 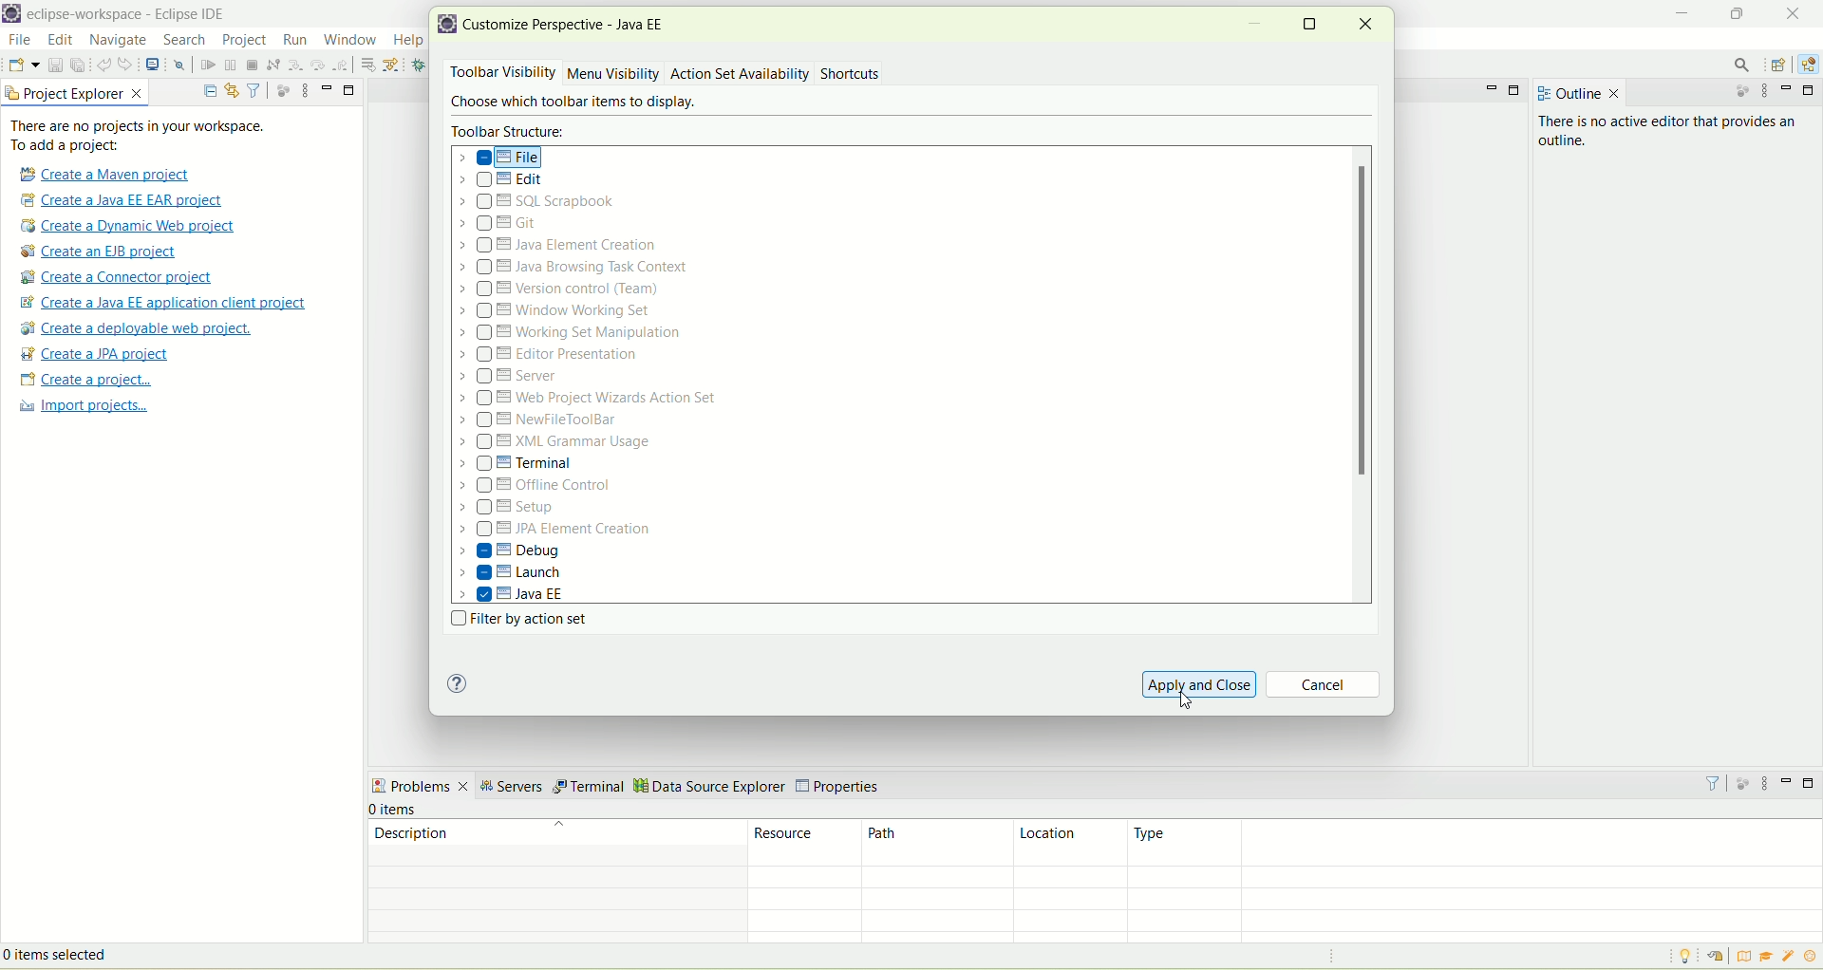 I want to click on project, so click(x=243, y=40).